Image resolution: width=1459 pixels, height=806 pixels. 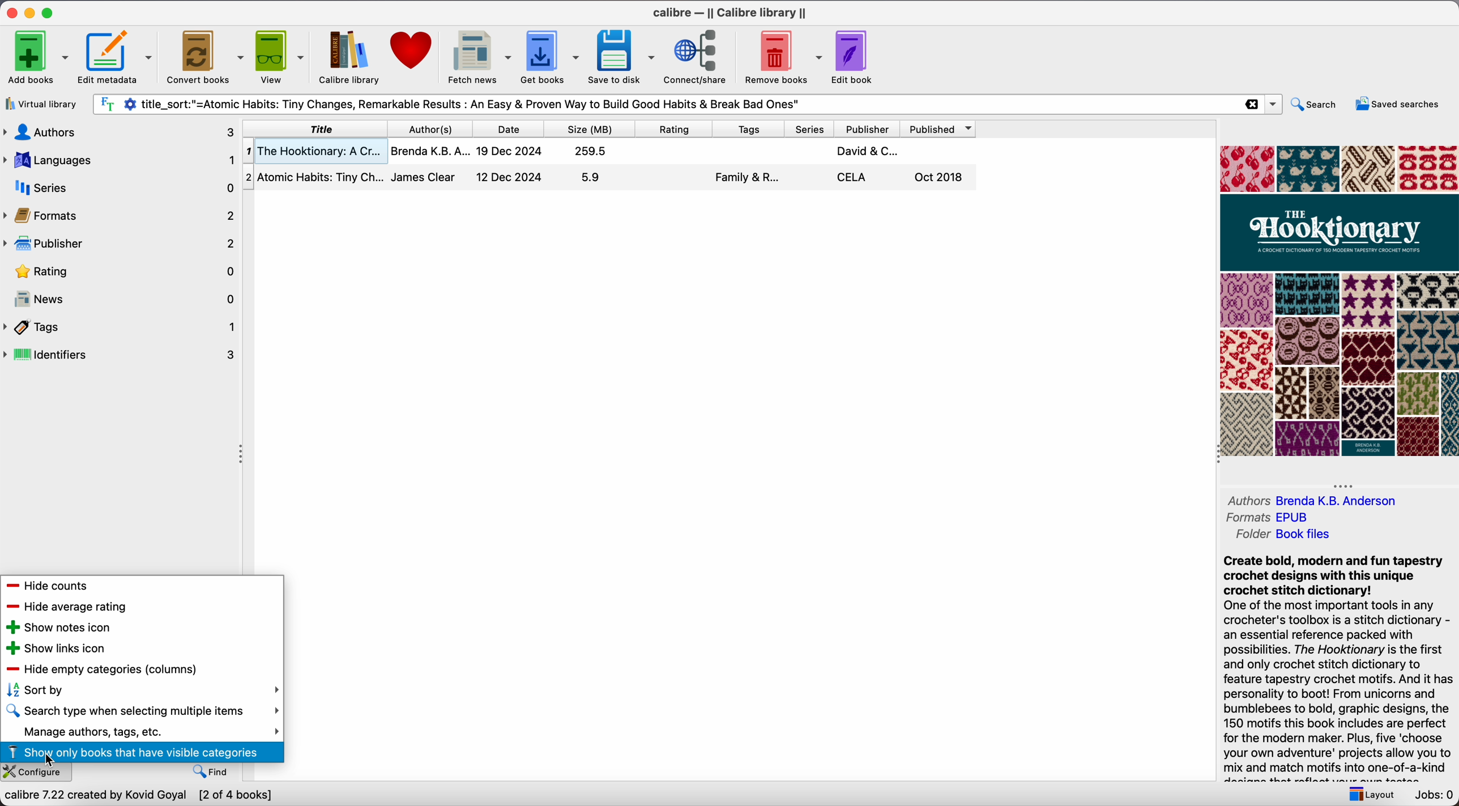 What do you see at coordinates (30, 11) in the screenshot?
I see `minimize` at bounding box center [30, 11].